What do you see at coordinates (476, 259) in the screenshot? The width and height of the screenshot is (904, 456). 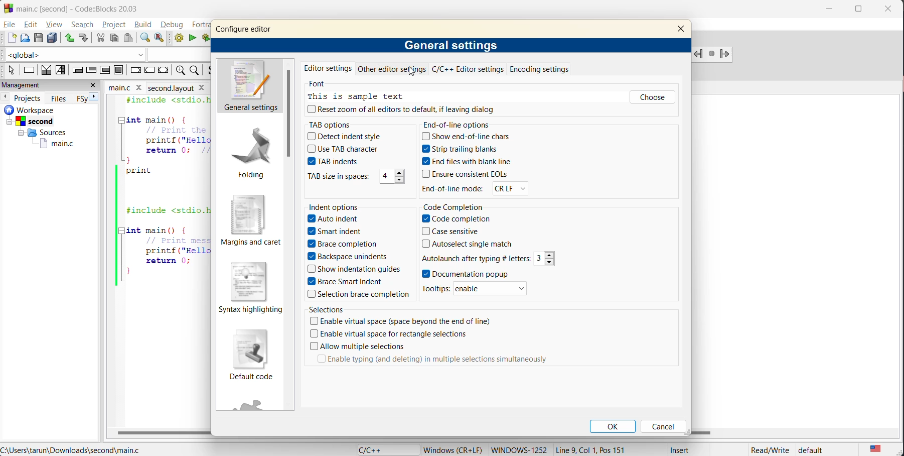 I see `Autolaunch after typing #letters: ` at bounding box center [476, 259].